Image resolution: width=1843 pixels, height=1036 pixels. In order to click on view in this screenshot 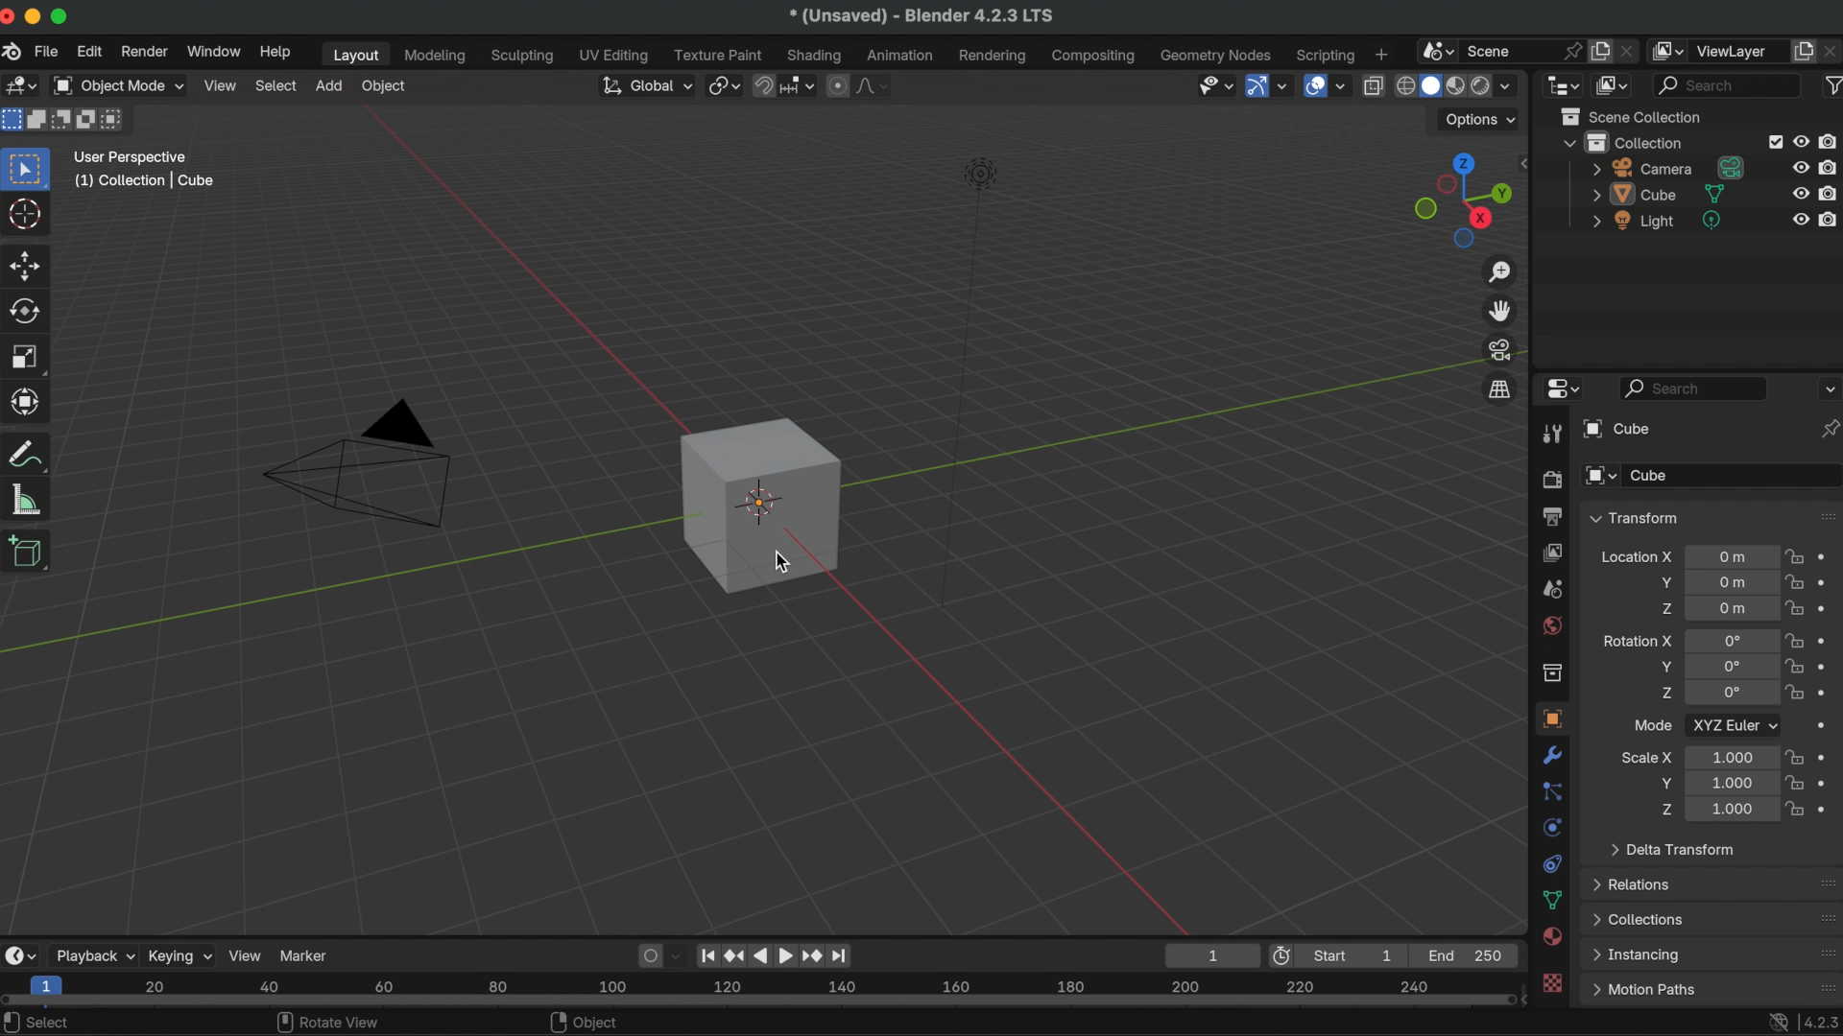, I will do `click(246, 954)`.